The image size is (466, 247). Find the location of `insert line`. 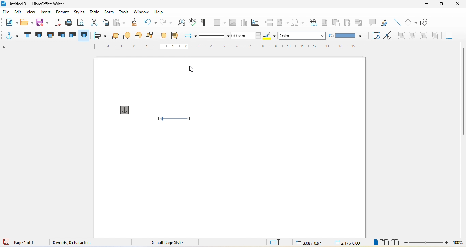

insert line is located at coordinates (398, 23).